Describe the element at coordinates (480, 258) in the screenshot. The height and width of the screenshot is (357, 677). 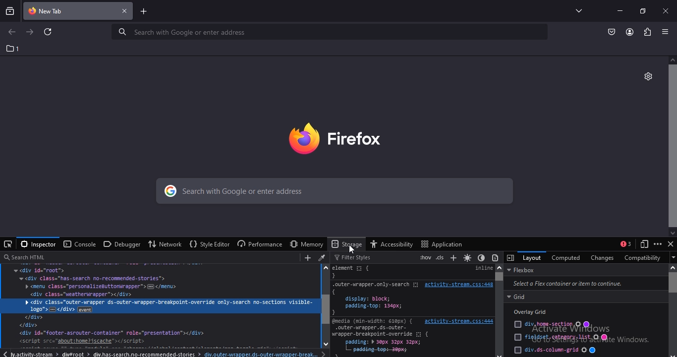
I see `toggle dark color scheme simulation for the page` at that location.